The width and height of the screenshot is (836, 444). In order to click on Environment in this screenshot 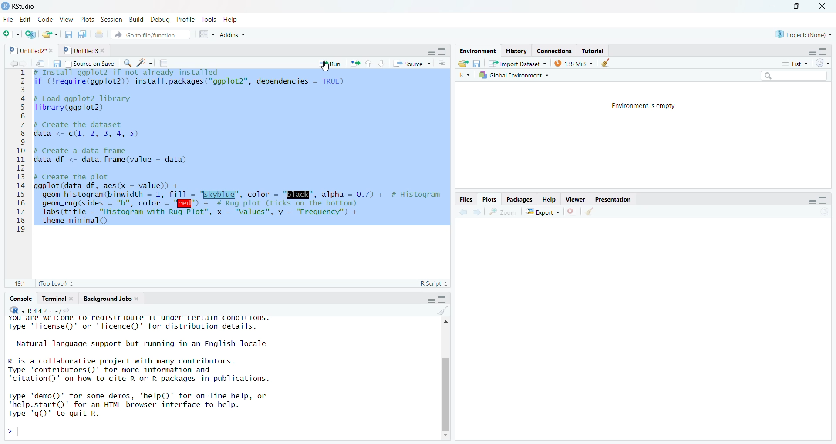, I will do `click(478, 50)`.